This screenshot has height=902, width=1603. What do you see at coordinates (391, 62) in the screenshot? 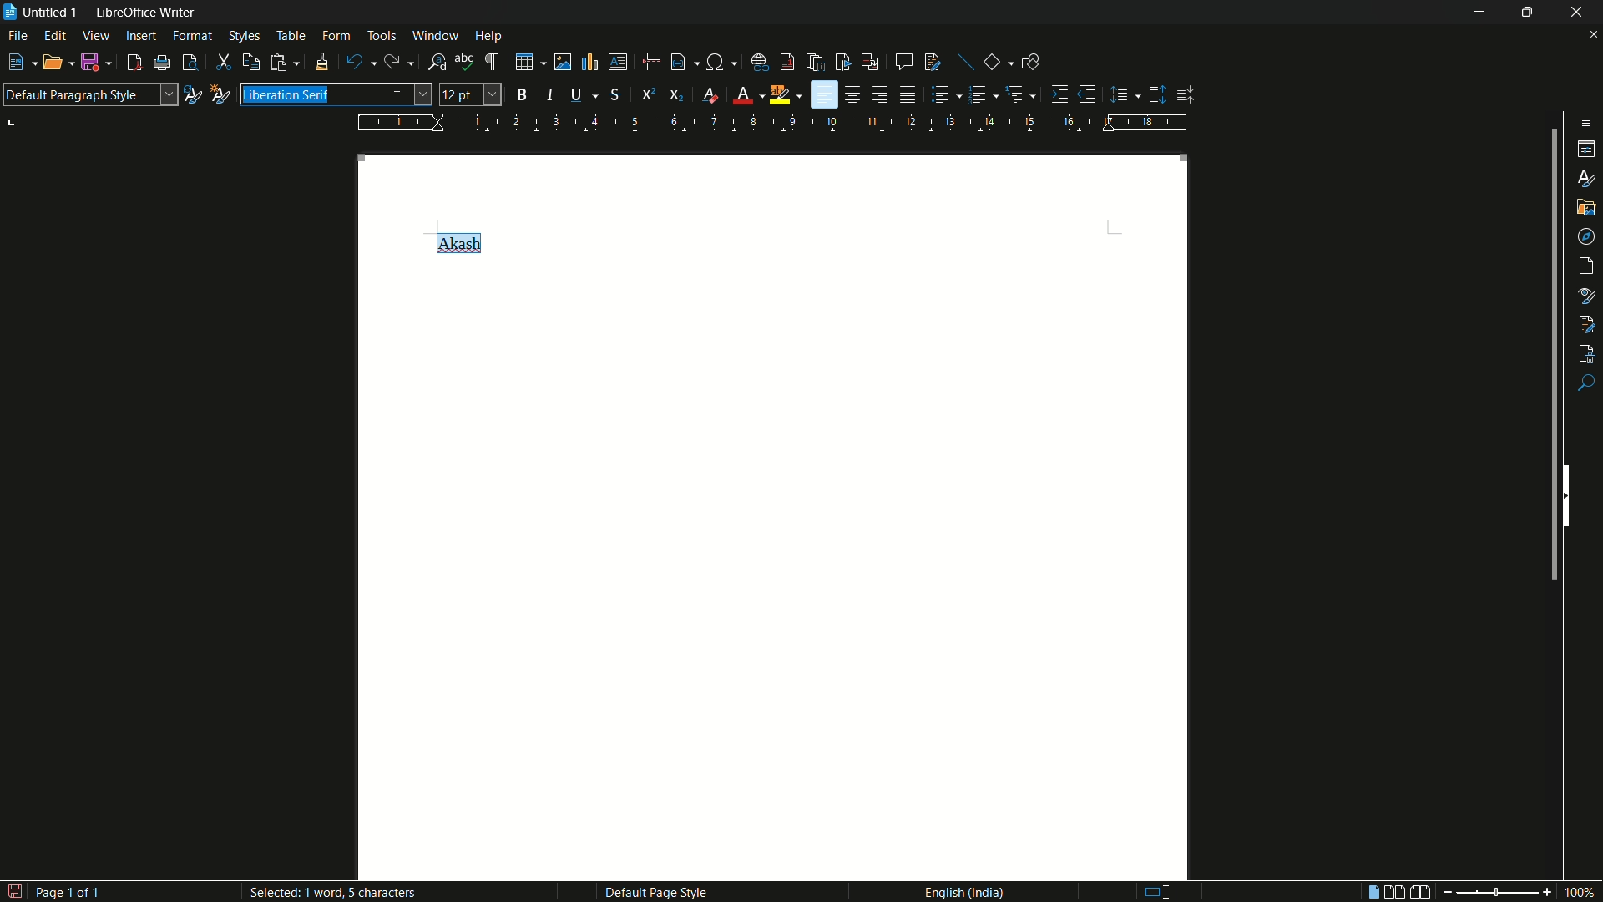
I see `redo` at bounding box center [391, 62].